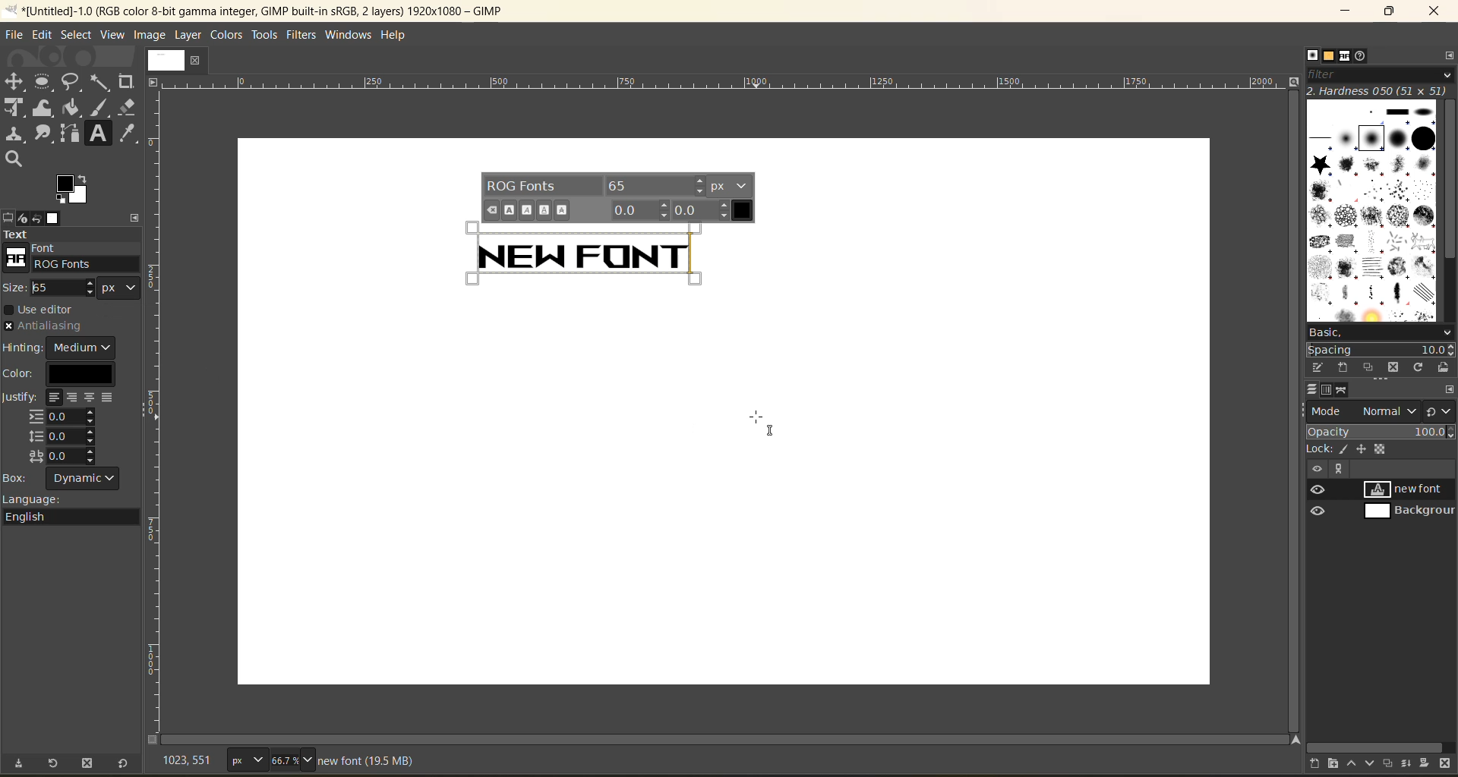 This screenshot has width=1458, height=777. I want to click on channels, so click(1330, 390).